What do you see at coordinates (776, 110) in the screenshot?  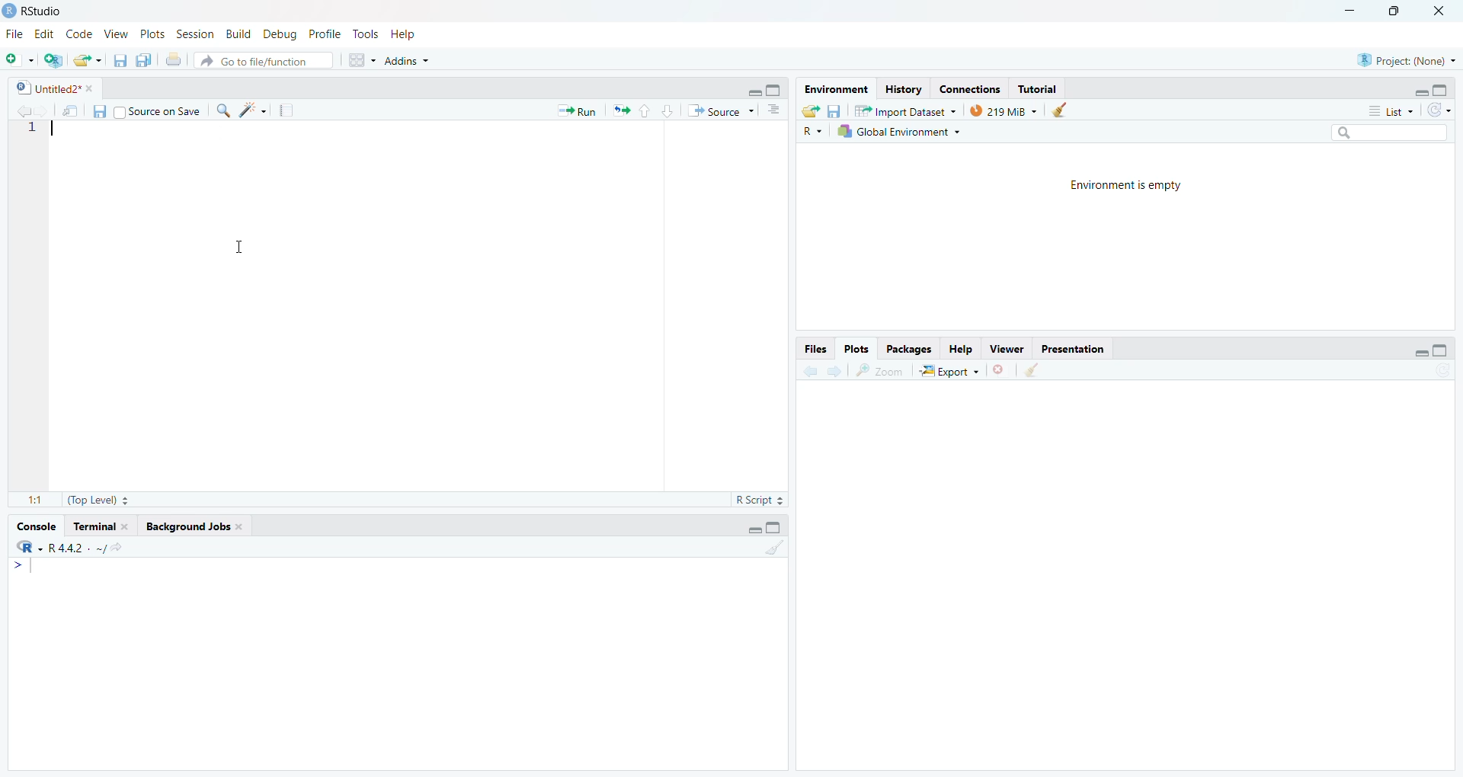 I see `Show document outline` at bounding box center [776, 110].